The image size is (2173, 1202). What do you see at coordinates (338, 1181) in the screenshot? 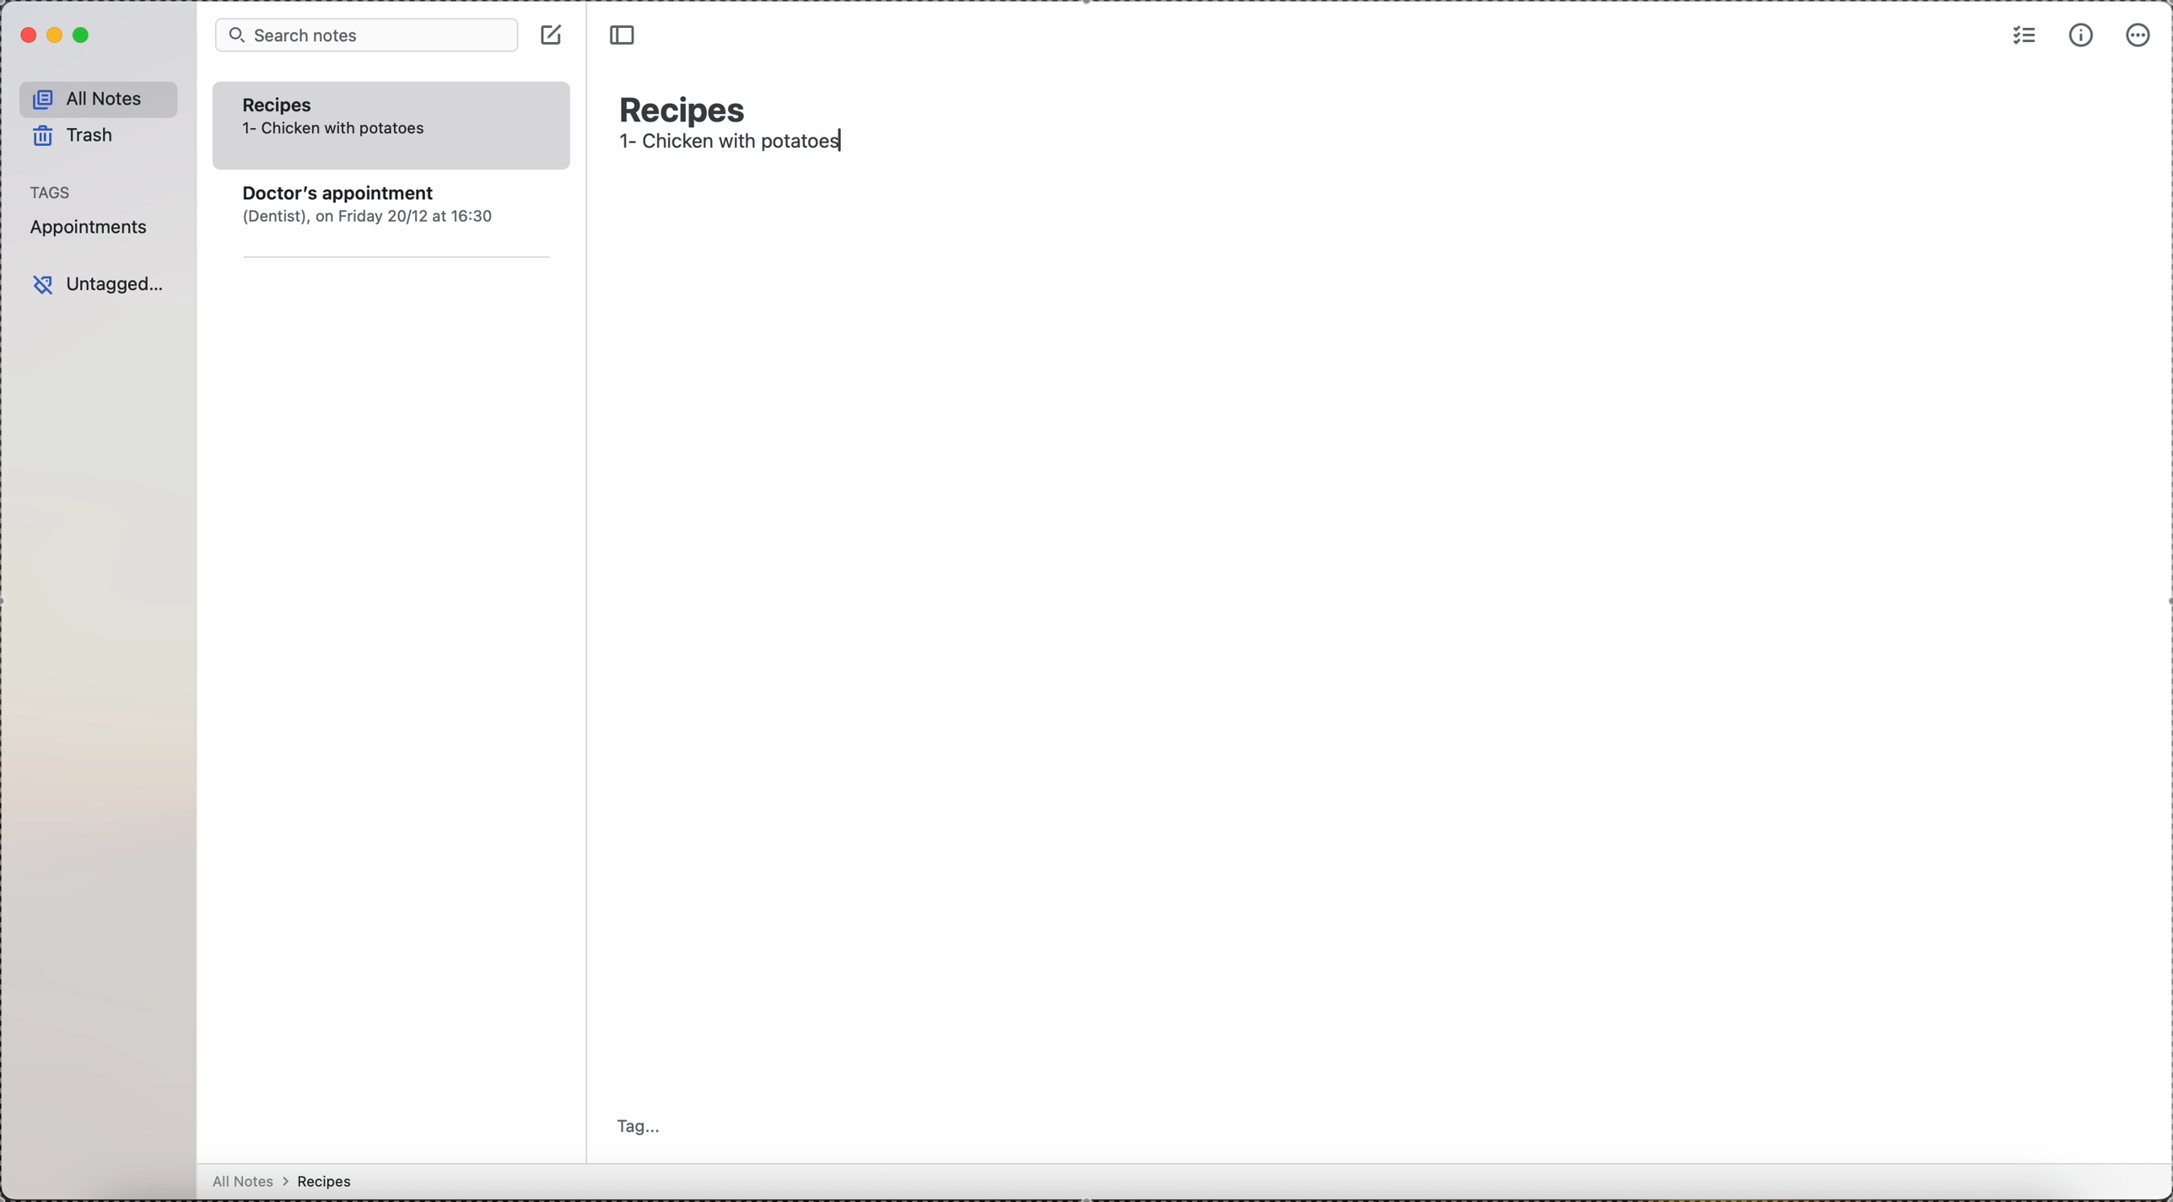
I see `all notes` at bounding box center [338, 1181].